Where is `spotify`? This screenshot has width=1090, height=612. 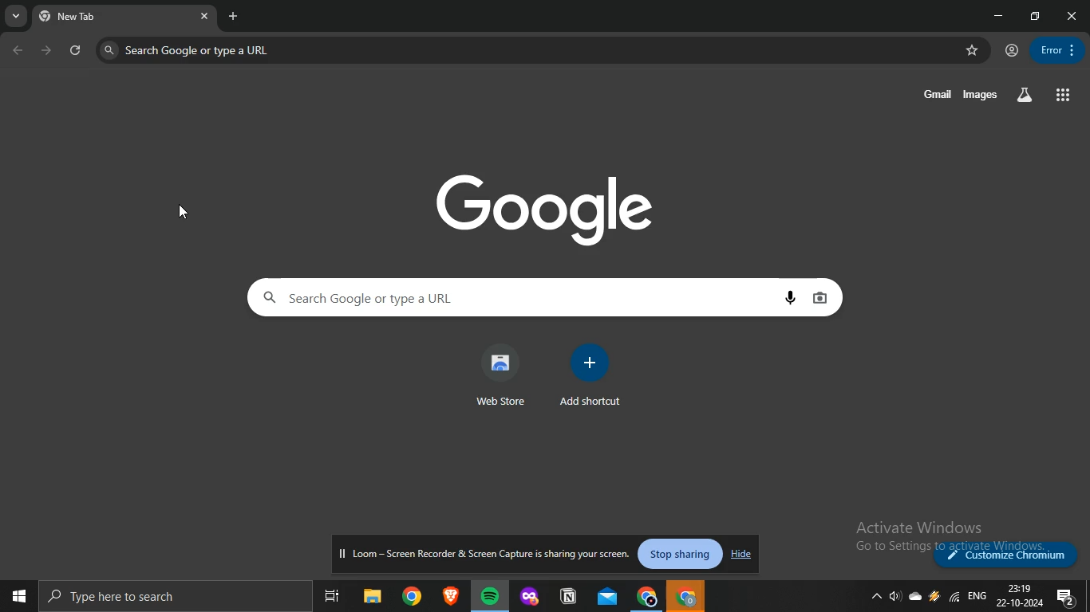
spotify is located at coordinates (489, 596).